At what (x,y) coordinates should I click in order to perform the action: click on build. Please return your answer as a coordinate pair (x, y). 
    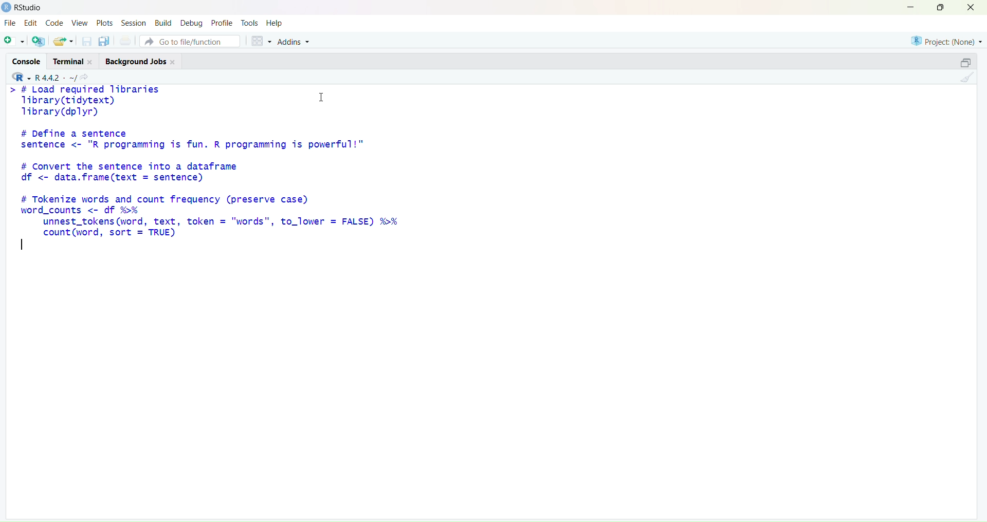
    Looking at the image, I should click on (164, 23).